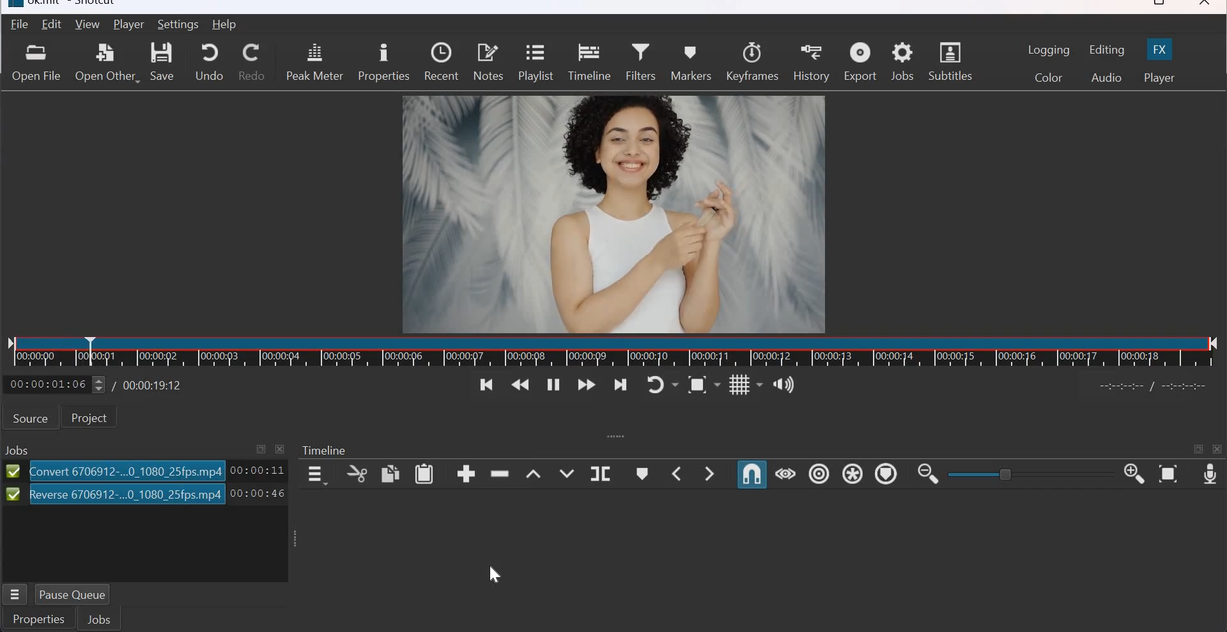 The height and width of the screenshot is (632, 1227). I want to click on maximize, so click(262, 449).